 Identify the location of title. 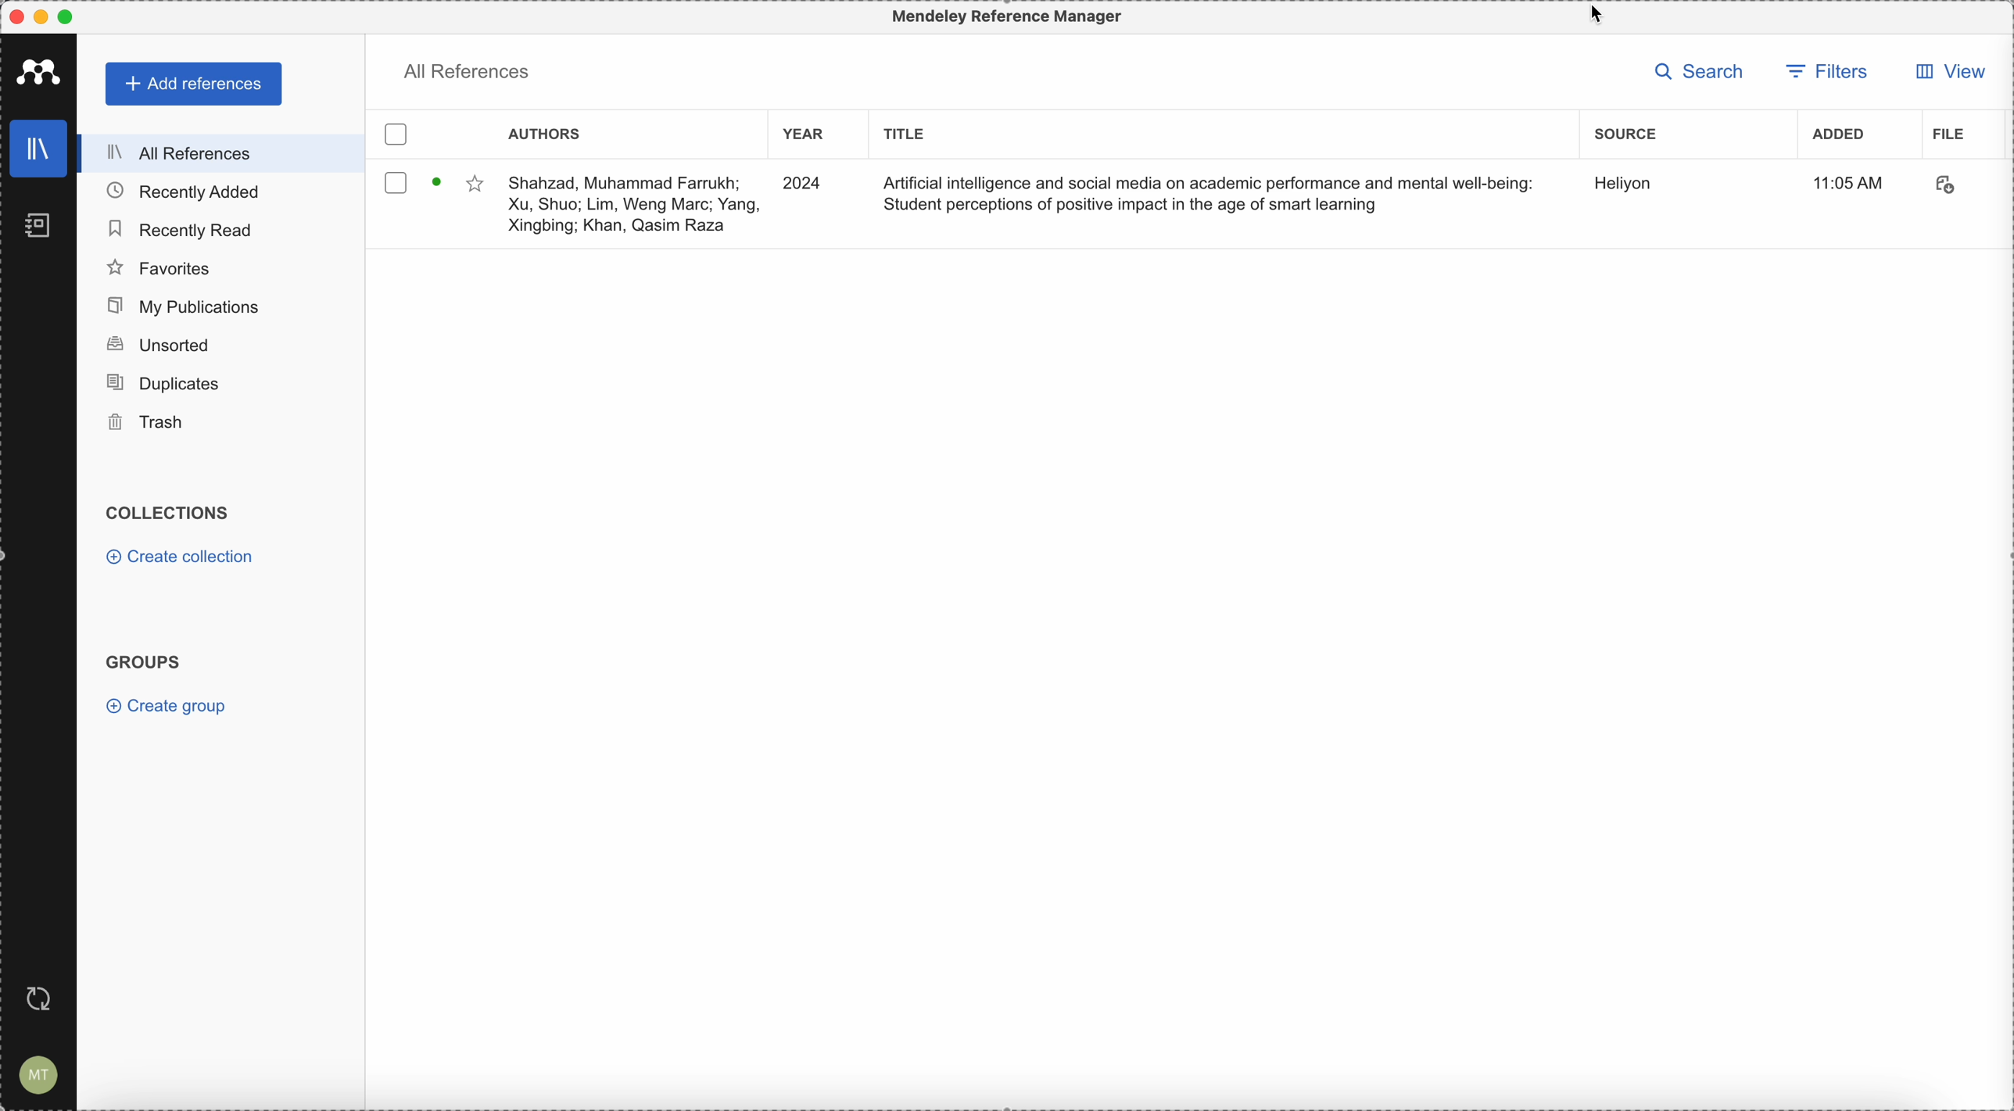
(908, 136).